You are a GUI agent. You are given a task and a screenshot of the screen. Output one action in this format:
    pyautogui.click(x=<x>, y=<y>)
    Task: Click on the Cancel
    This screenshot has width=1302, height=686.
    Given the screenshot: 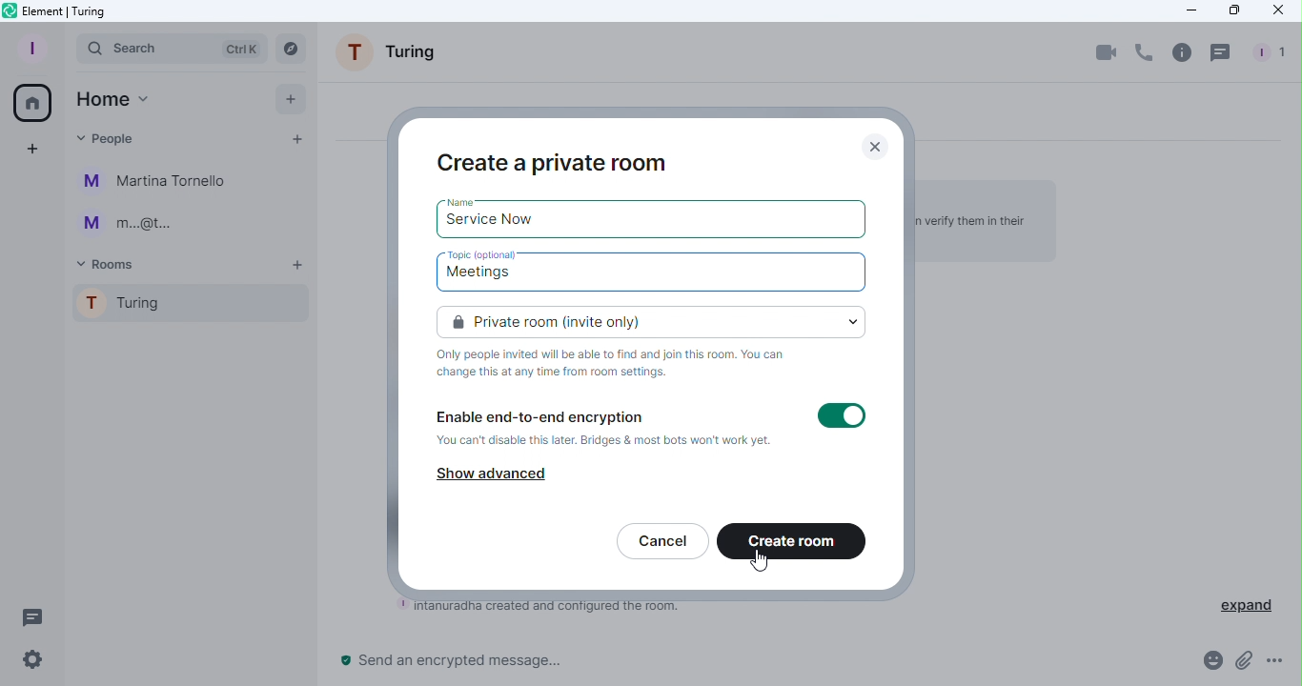 What is the action you would take?
    pyautogui.click(x=661, y=543)
    